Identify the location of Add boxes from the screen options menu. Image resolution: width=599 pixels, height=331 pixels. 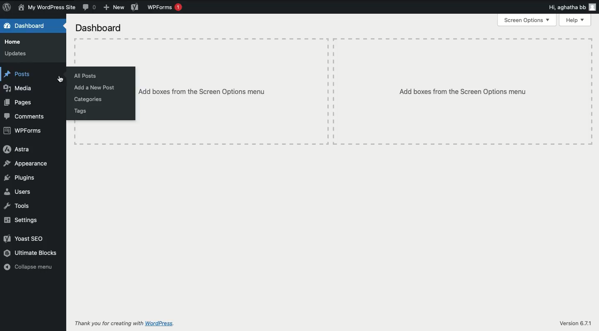
(212, 92).